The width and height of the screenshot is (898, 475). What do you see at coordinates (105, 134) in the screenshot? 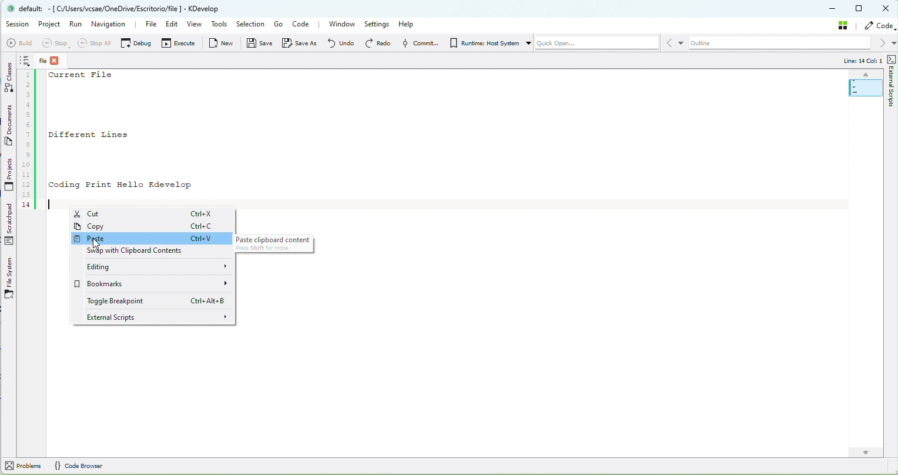
I see `Different Lines` at bounding box center [105, 134].